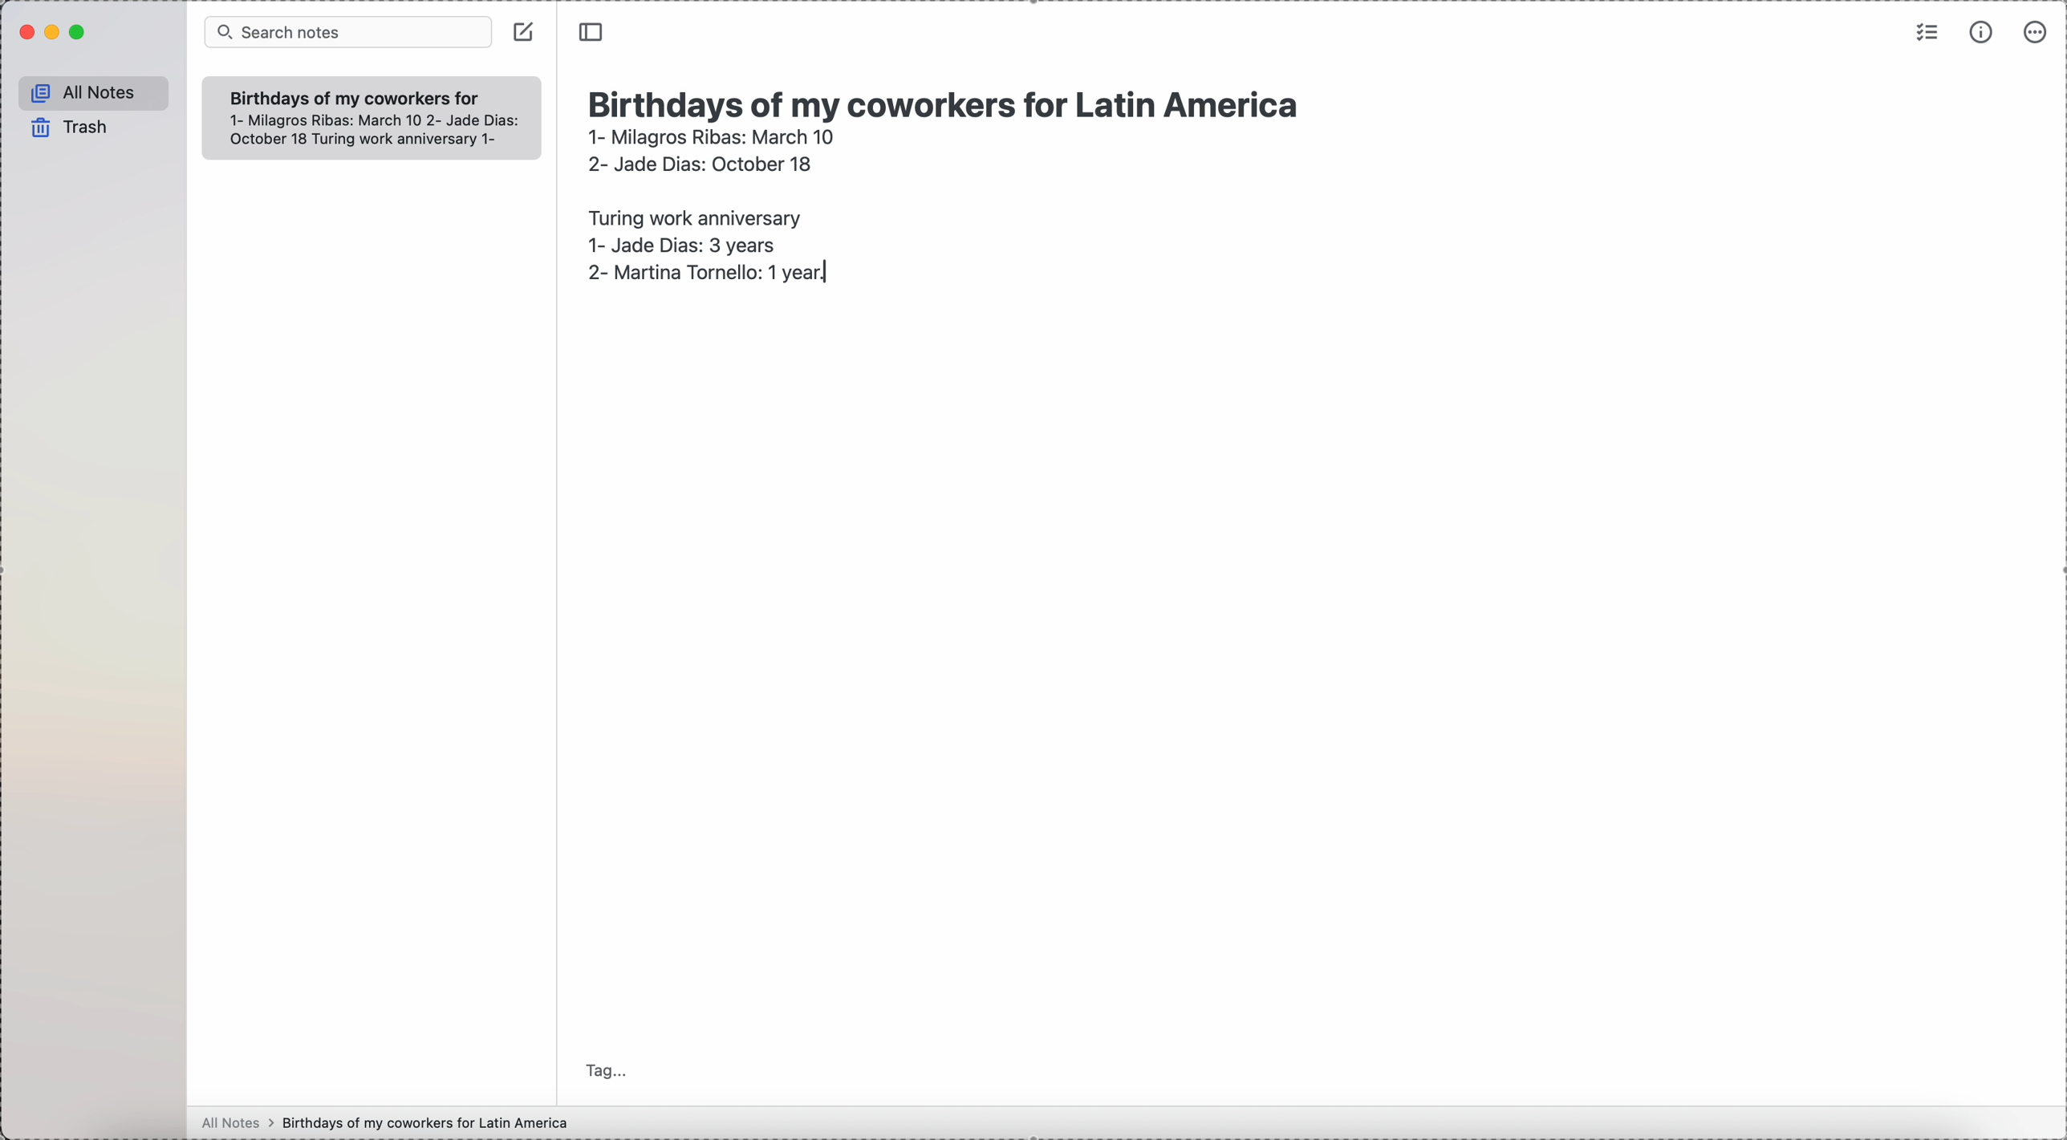  Describe the element at coordinates (1925, 31) in the screenshot. I see `check list` at that location.